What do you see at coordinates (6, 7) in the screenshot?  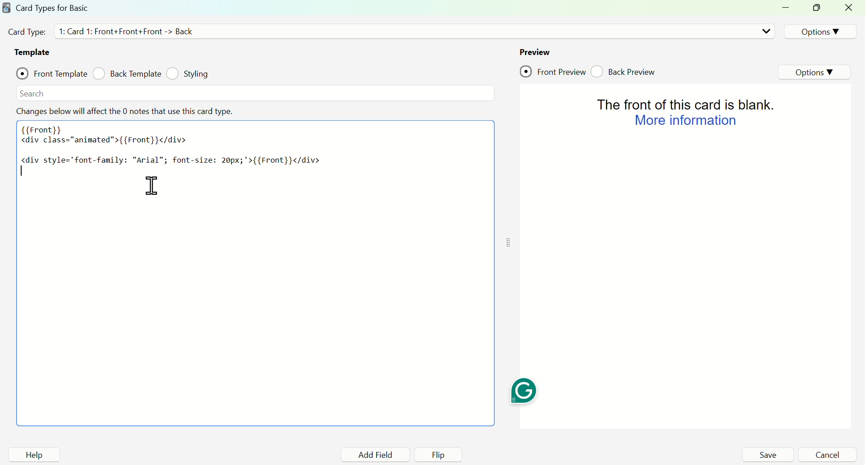 I see `logo` at bounding box center [6, 7].